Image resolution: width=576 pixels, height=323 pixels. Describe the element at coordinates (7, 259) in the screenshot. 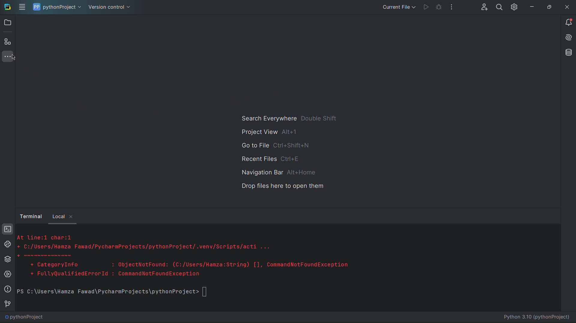

I see `Python Packages` at that location.